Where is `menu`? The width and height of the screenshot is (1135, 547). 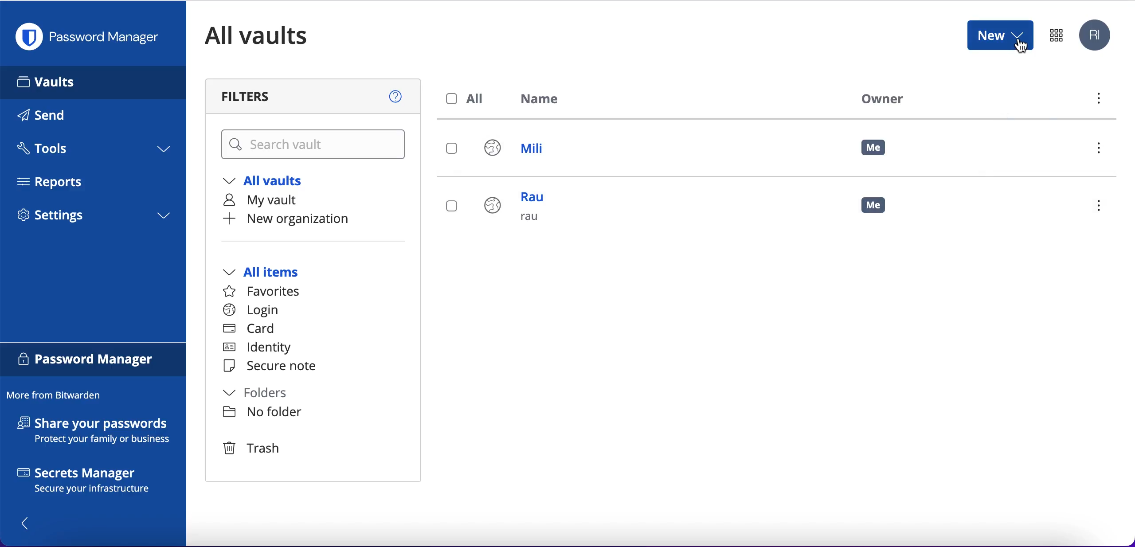
menu is located at coordinates (1103, 207).